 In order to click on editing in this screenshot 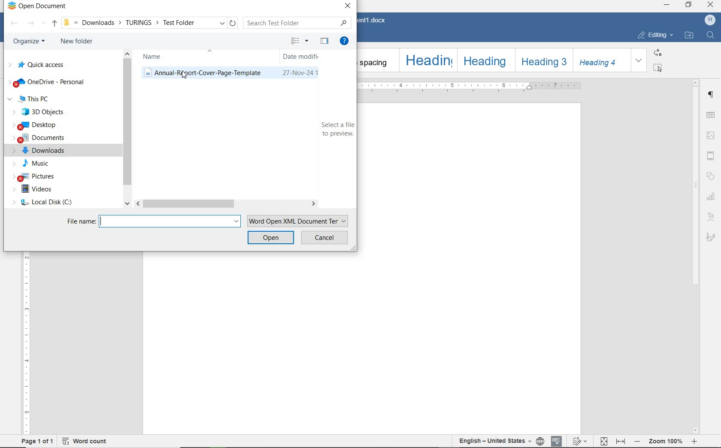, I will do `click(655, 35)`.